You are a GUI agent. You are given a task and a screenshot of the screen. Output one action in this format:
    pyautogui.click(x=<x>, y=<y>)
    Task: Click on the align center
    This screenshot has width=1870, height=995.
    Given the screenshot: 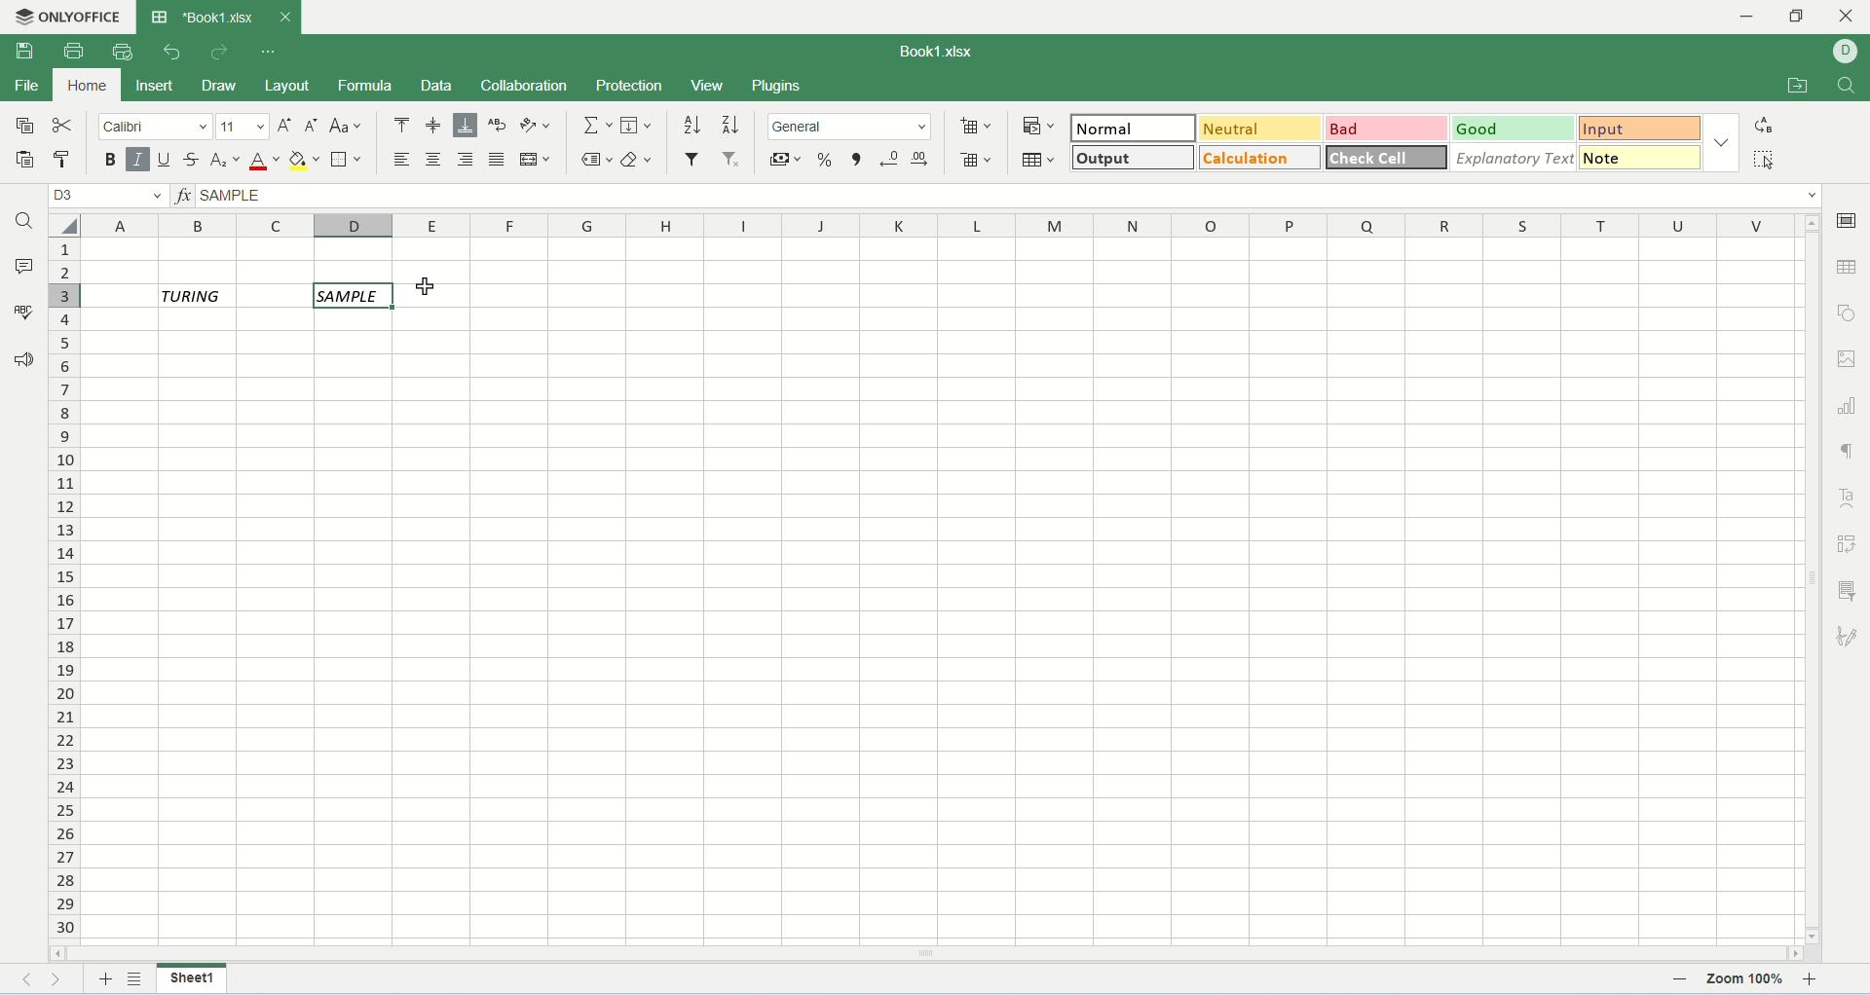 What is the action you would take?
    pyautogui.click(x=433, y=159)
    